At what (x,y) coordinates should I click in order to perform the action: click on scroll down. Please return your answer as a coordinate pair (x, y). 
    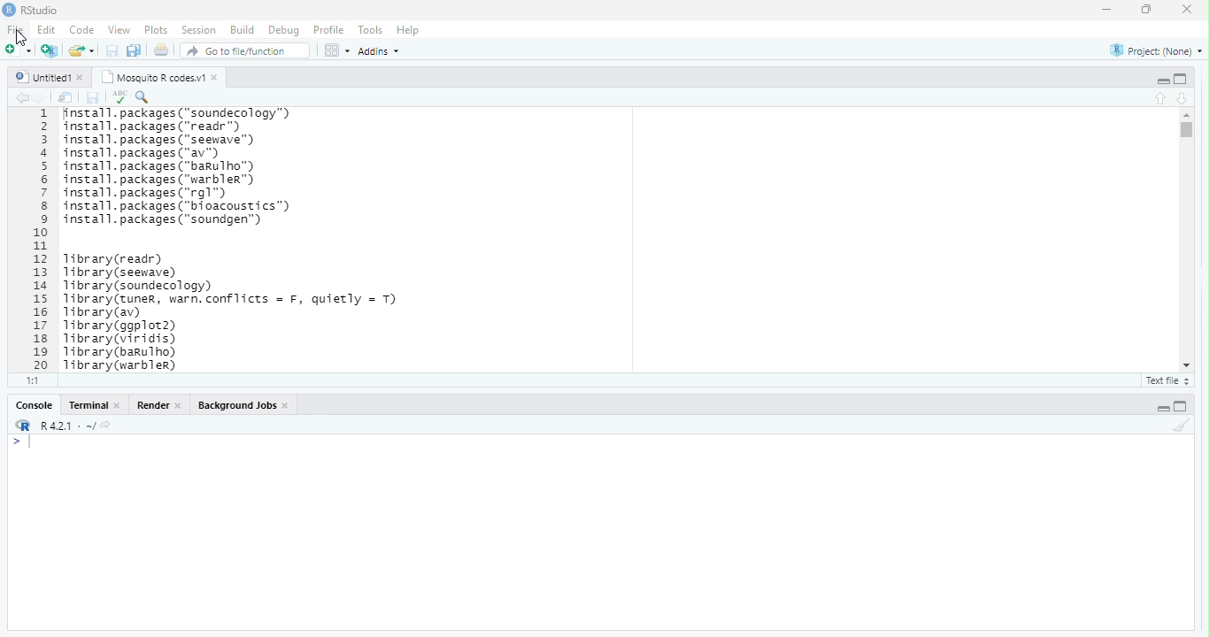
    Looking at the image, I should click on (1188, 365).